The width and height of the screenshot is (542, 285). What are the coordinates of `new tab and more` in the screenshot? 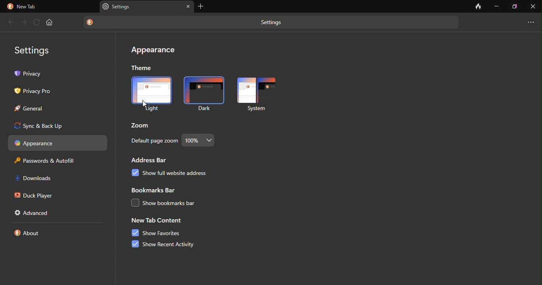 It's located at (532, 20).